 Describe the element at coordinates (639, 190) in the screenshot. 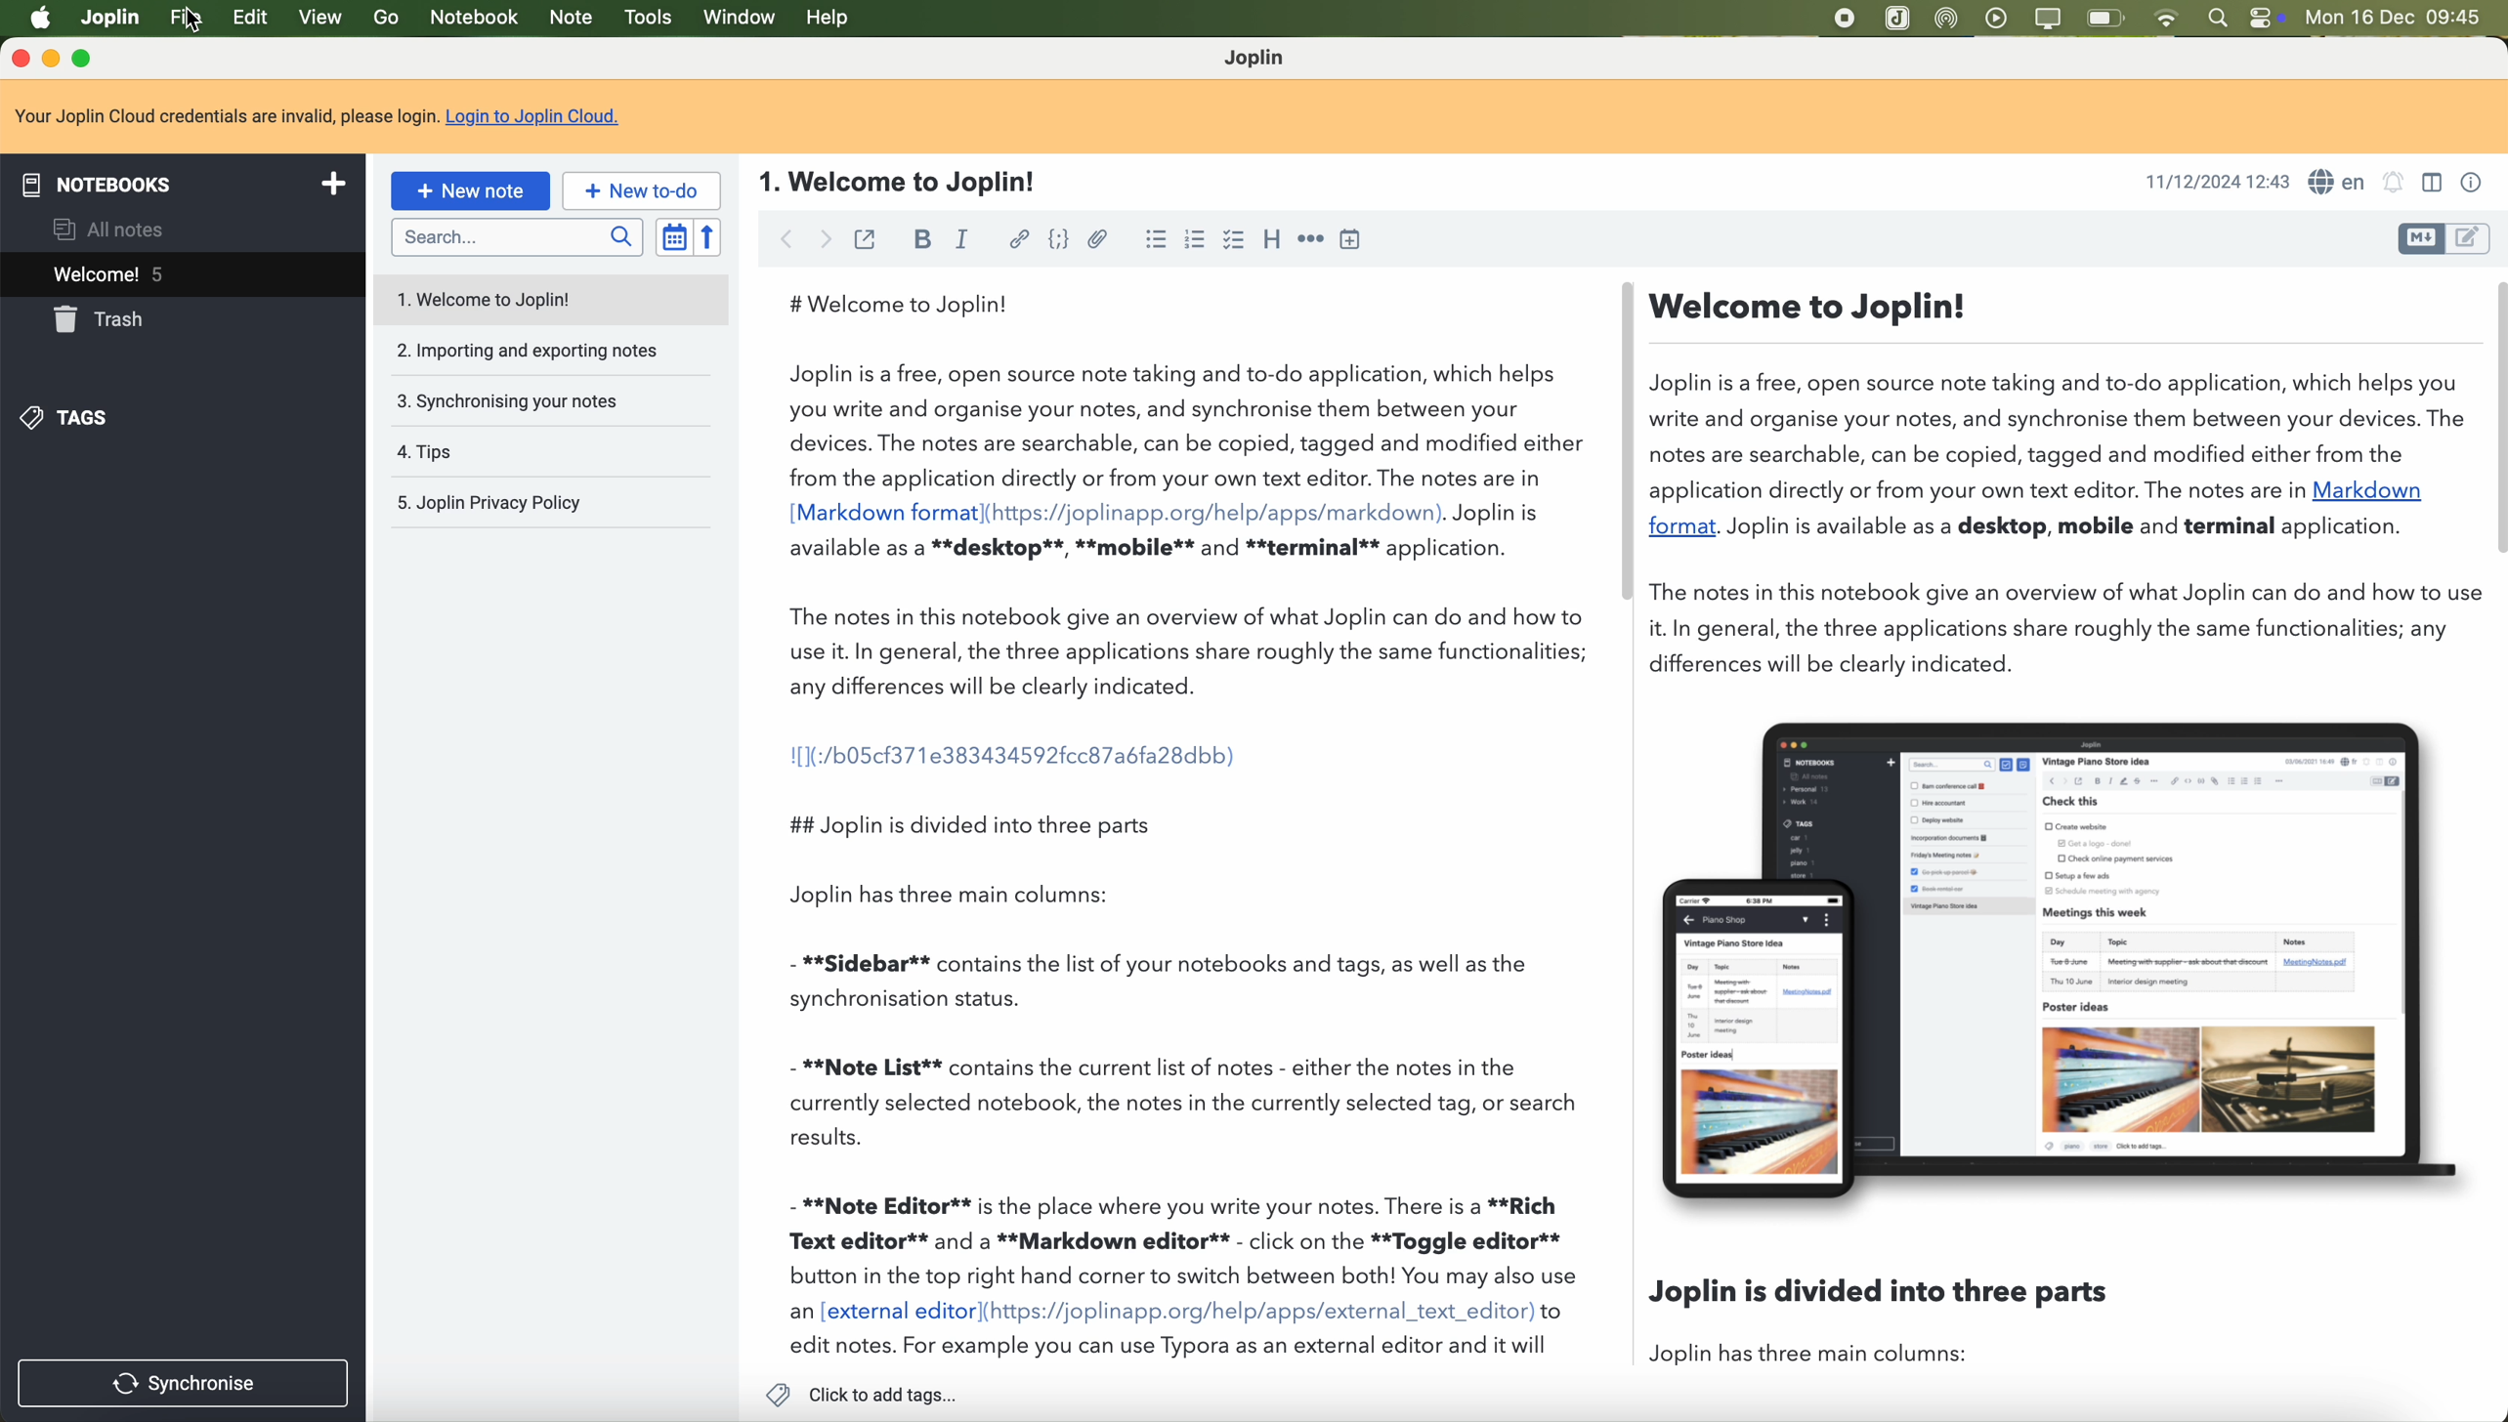

I see `new to-do` at that location.